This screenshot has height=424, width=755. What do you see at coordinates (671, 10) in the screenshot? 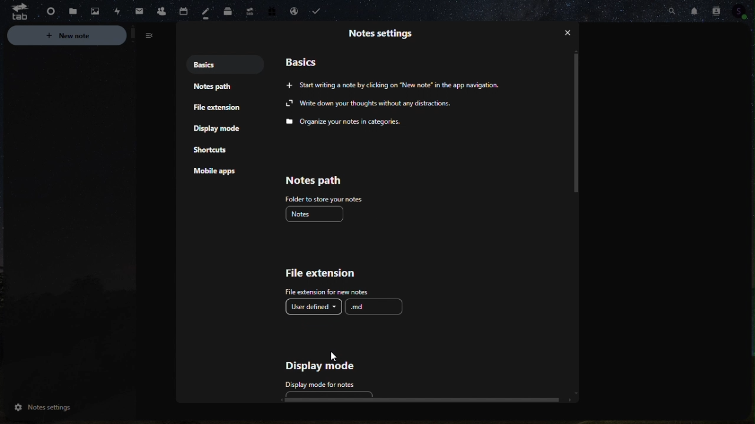
I see `Search bar` at bounding box center [671, 10].